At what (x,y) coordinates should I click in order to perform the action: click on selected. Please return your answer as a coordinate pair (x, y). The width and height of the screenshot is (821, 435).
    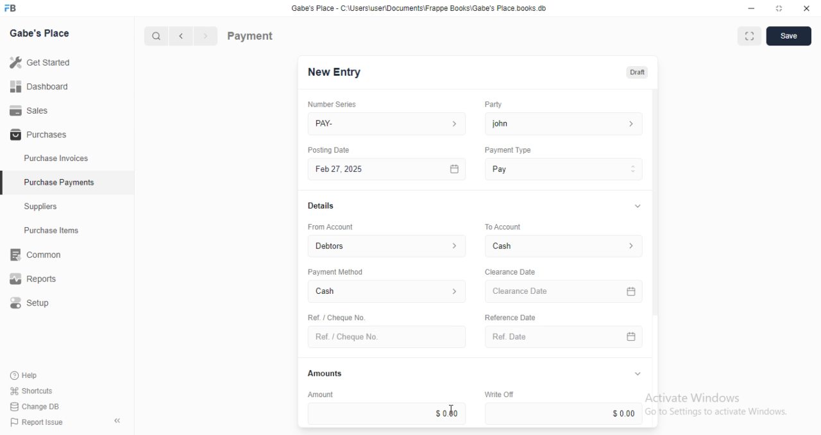
    Looking at the image, I should click on (5, 184).